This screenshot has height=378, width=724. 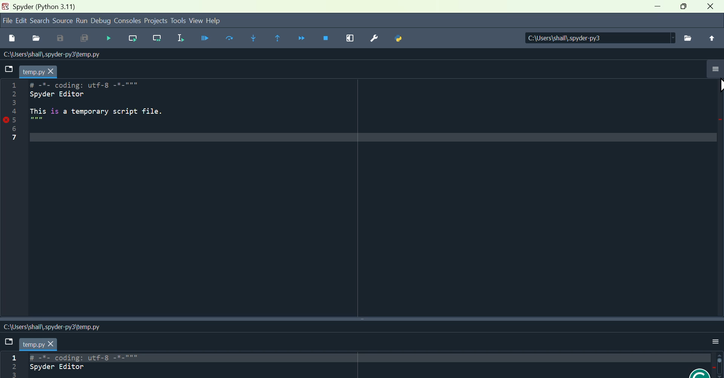 I want to click on Vertical split screens, so click(x=363, y=321).